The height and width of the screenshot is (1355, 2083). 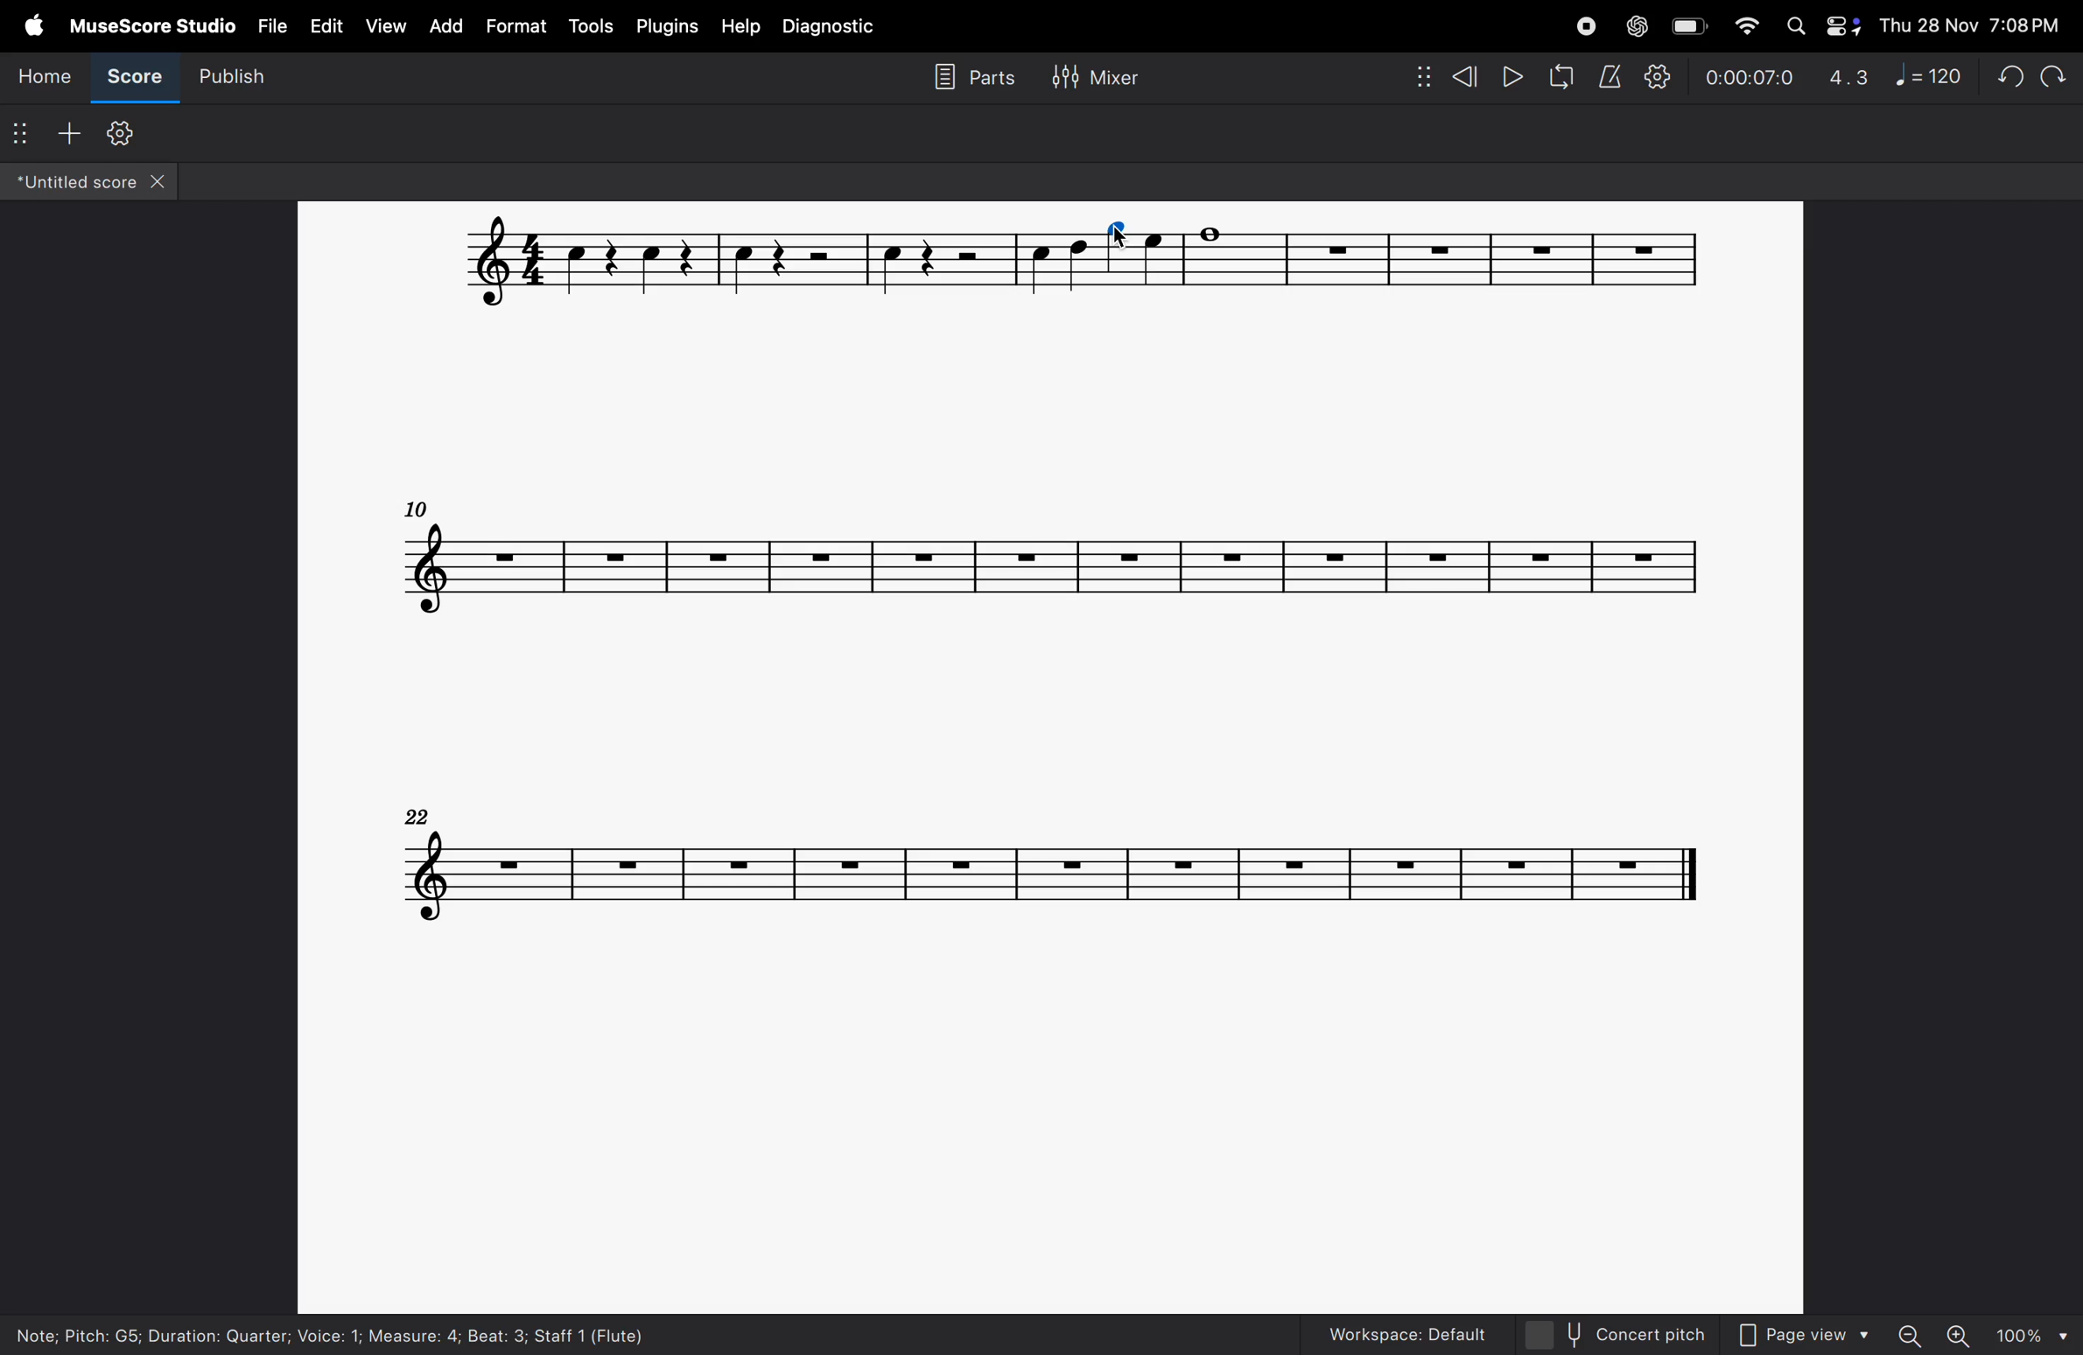 I want to click on apple widgets, so click(x=1817, y=27).